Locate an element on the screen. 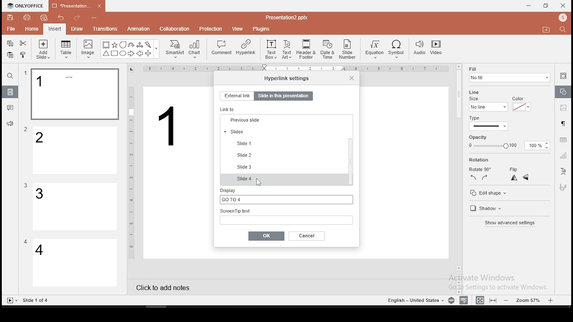  Search is located at coordinates (565, 30).